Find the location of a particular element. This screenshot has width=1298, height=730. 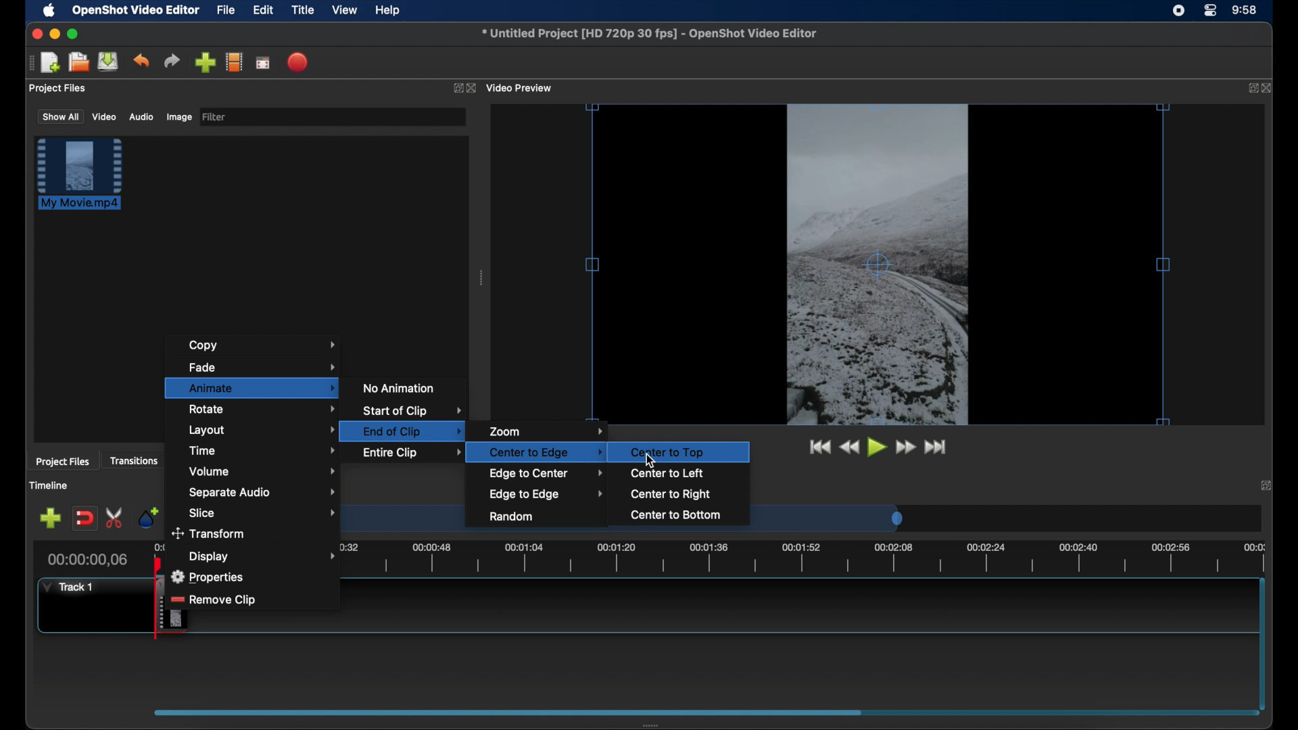

expand is located at coordinates (1268, 485).